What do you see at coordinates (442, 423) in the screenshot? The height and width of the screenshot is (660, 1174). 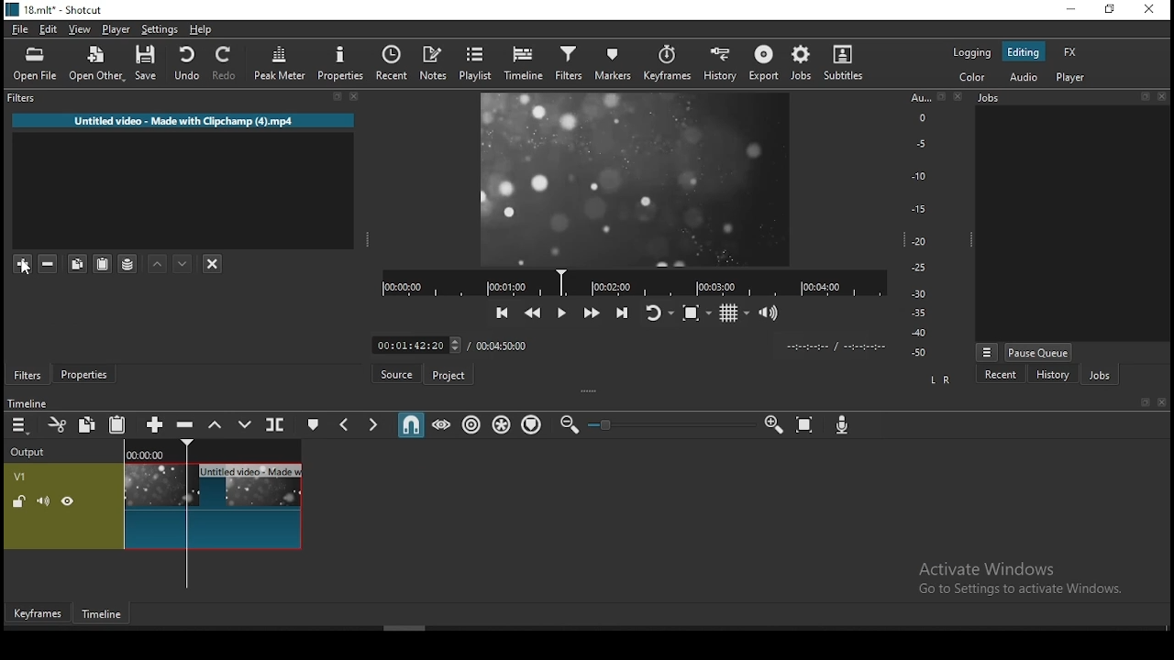 I see `scrub while dragging` at bounding box center [442, 423].